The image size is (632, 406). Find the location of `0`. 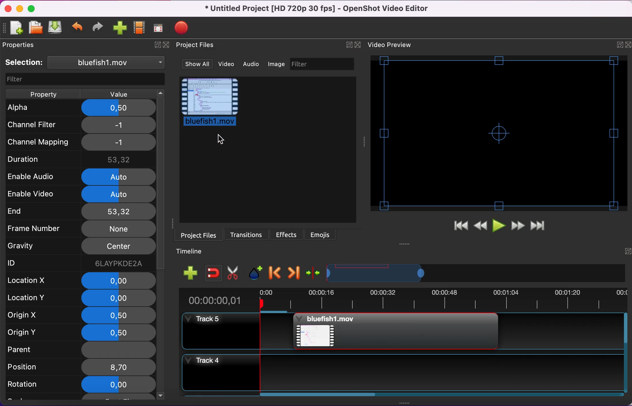

0 is located at coordinates (117, 385).